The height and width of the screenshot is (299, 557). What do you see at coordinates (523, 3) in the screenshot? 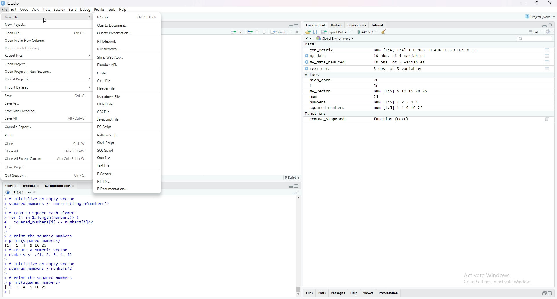
I see `minimize` at bounding box center [523, 3].